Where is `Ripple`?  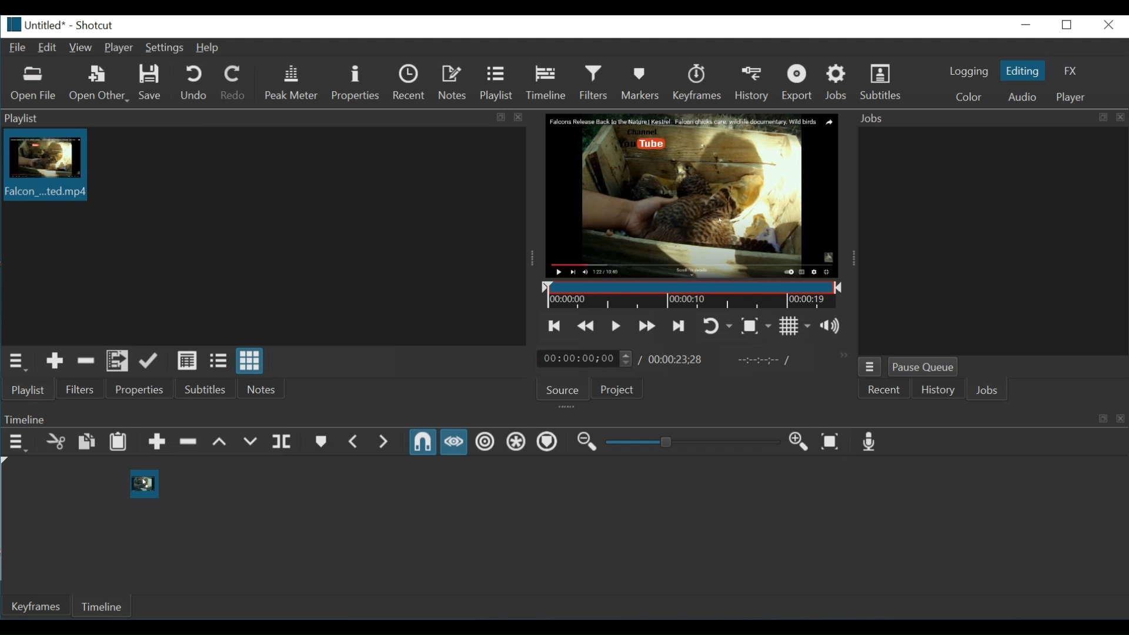 Ripple is located at coordinates (485, 442).